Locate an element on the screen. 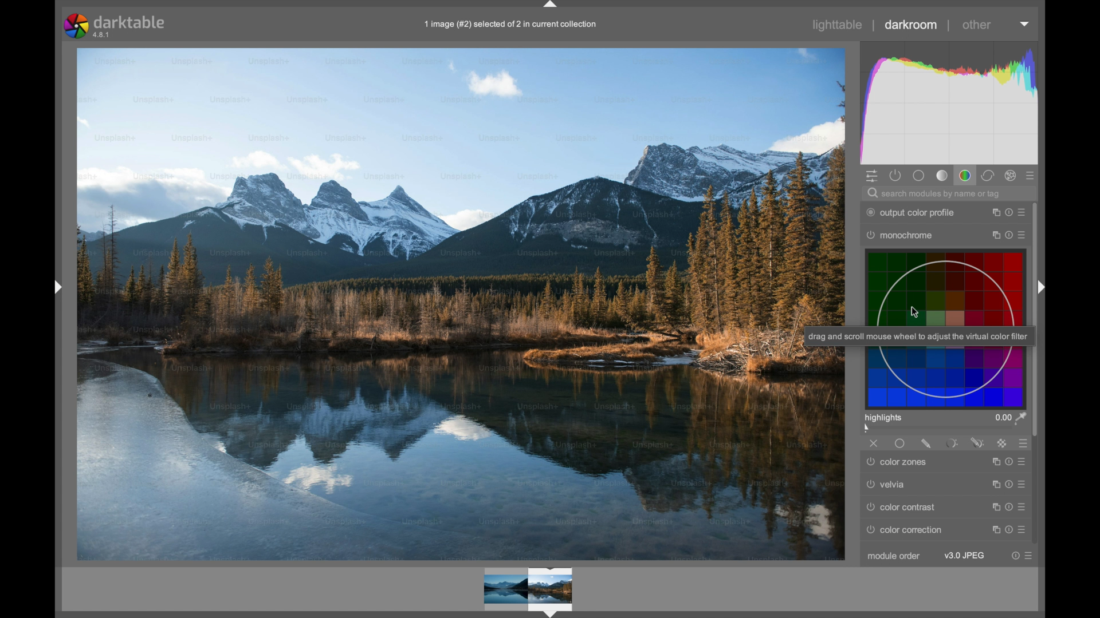 The image size is (1100, 618). virtual color filters is located at coordinates (943, 330).